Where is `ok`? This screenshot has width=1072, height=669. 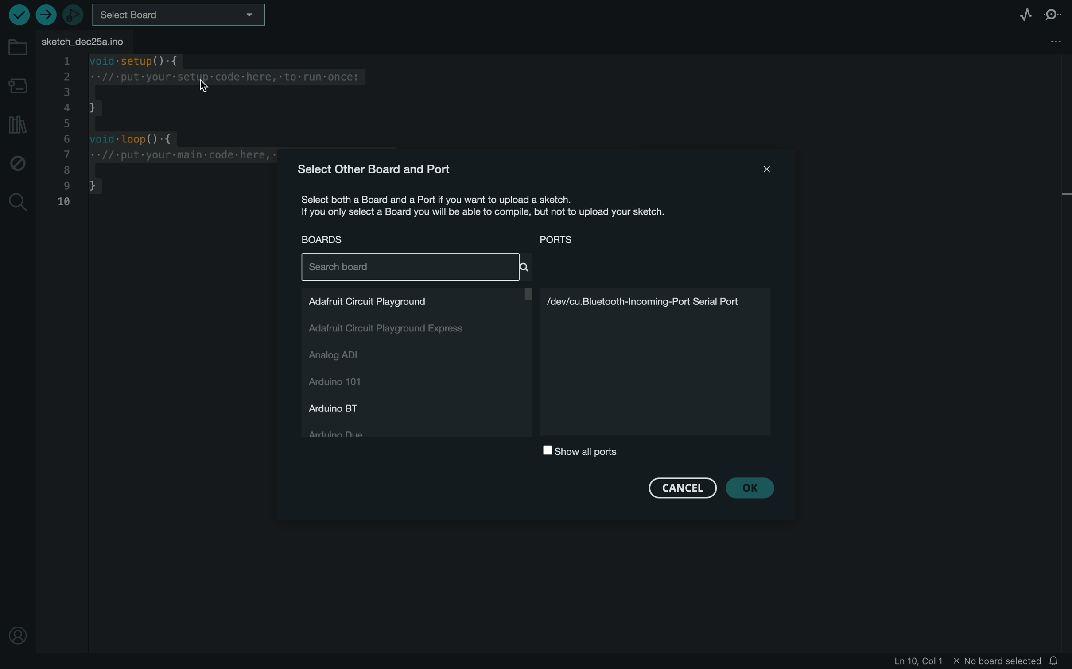 ok is located at coordinates (754, 488).